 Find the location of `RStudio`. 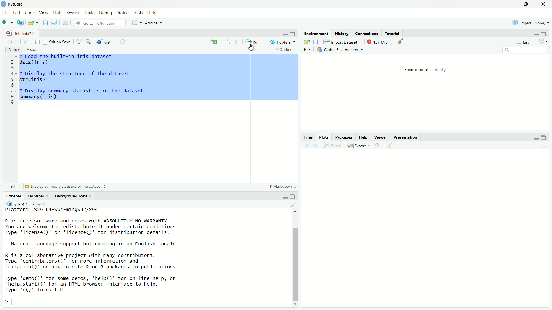

RStudio is located at coordinates (12, 4).